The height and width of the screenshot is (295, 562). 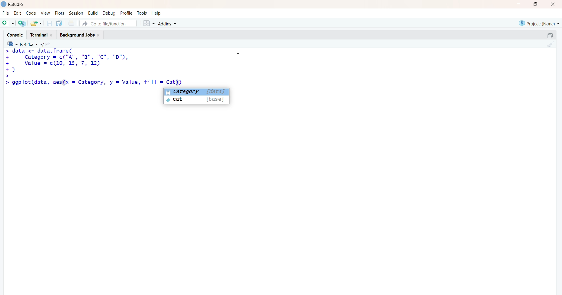 What do you see at coordinates (540, 23) in the screenshot?
I see `selected project - none` at bounding box center [540, 23].